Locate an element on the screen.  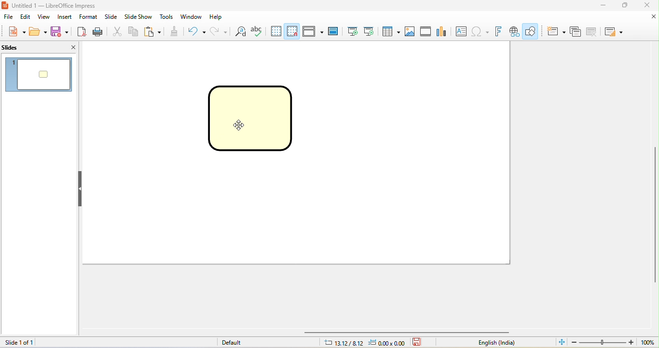
tools is located at coordinates (166, 17).